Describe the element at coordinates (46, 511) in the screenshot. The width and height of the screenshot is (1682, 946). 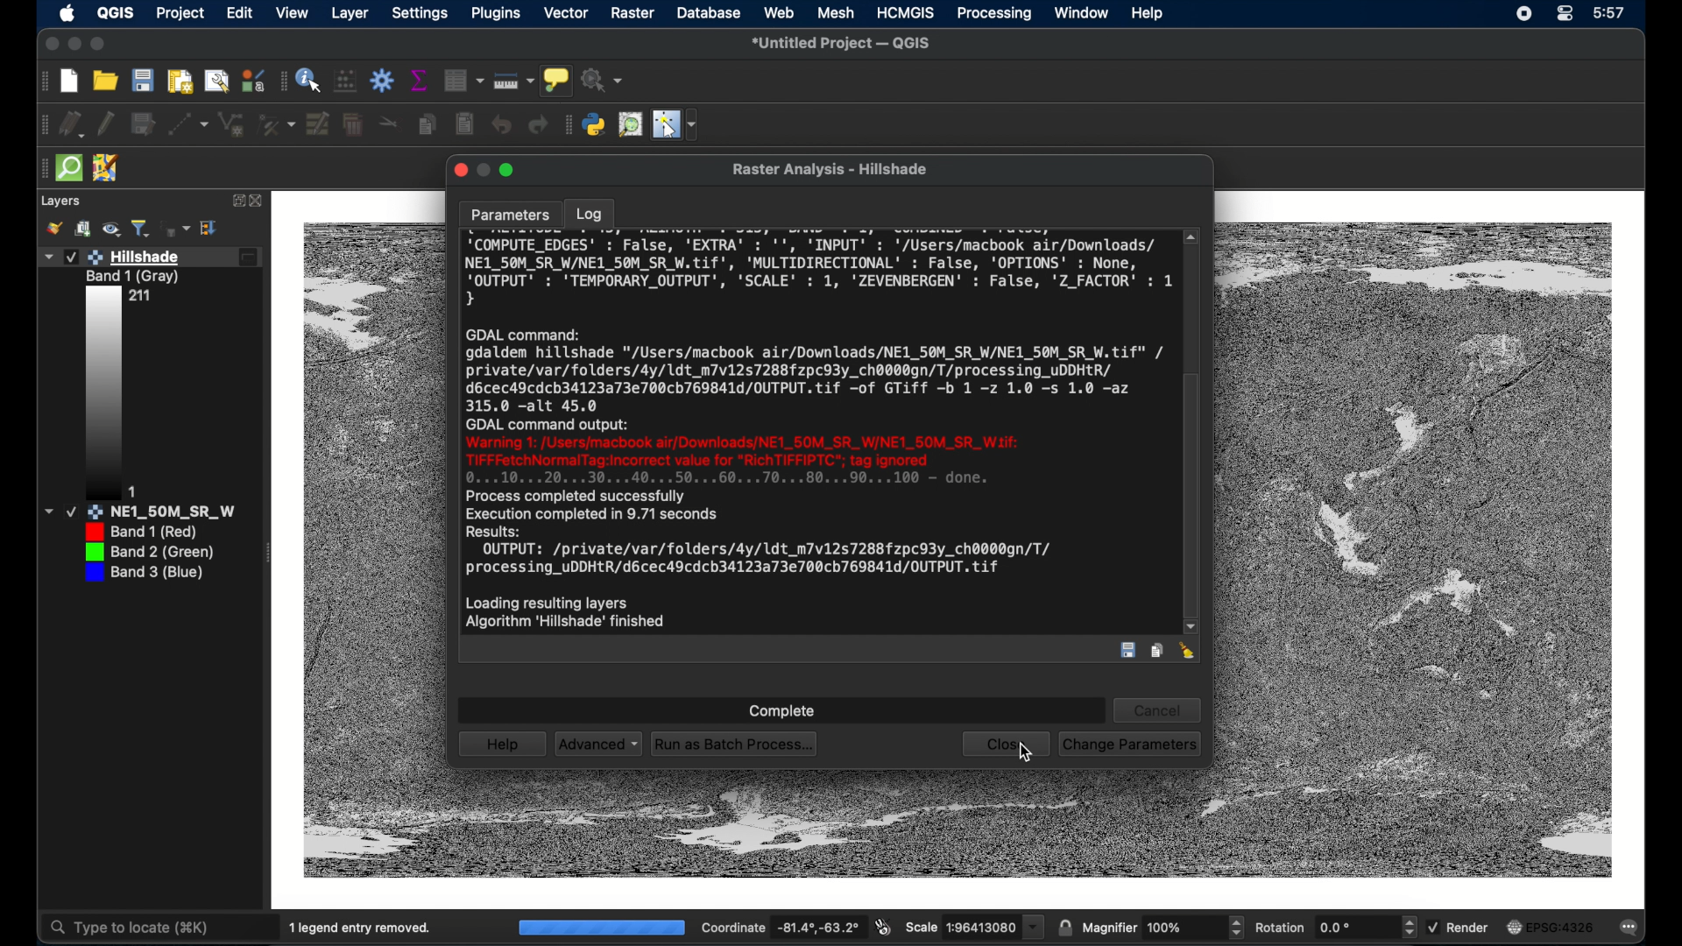
I see `Dropdown` at that location.